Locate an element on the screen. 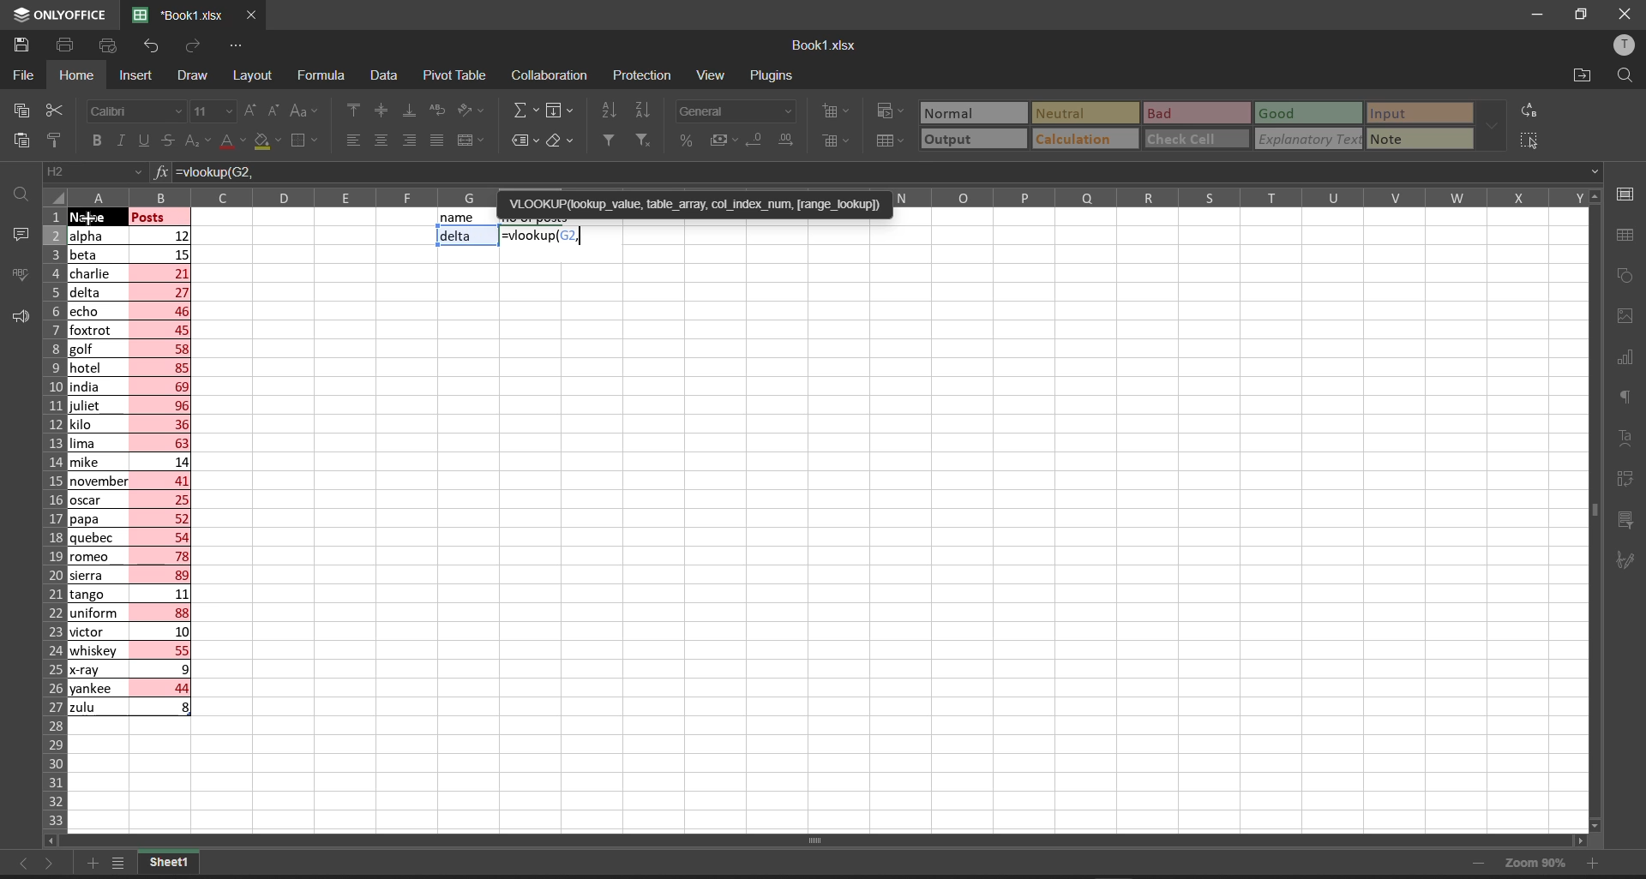  open file location is located at coordinates (1584, 74).